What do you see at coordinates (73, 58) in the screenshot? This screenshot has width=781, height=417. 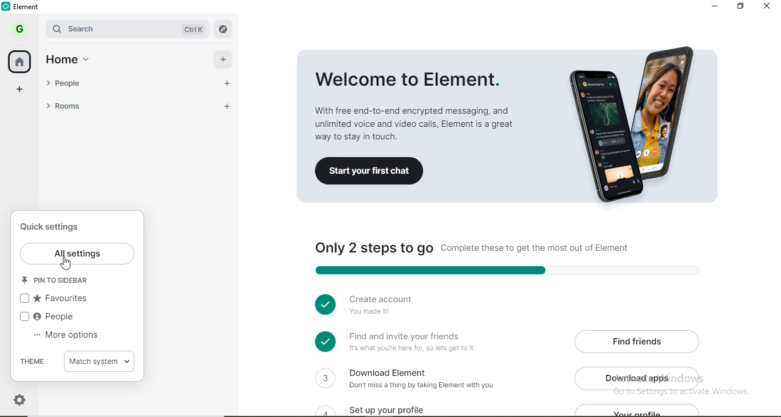 I see `Home` at bounding box center [73, 58].